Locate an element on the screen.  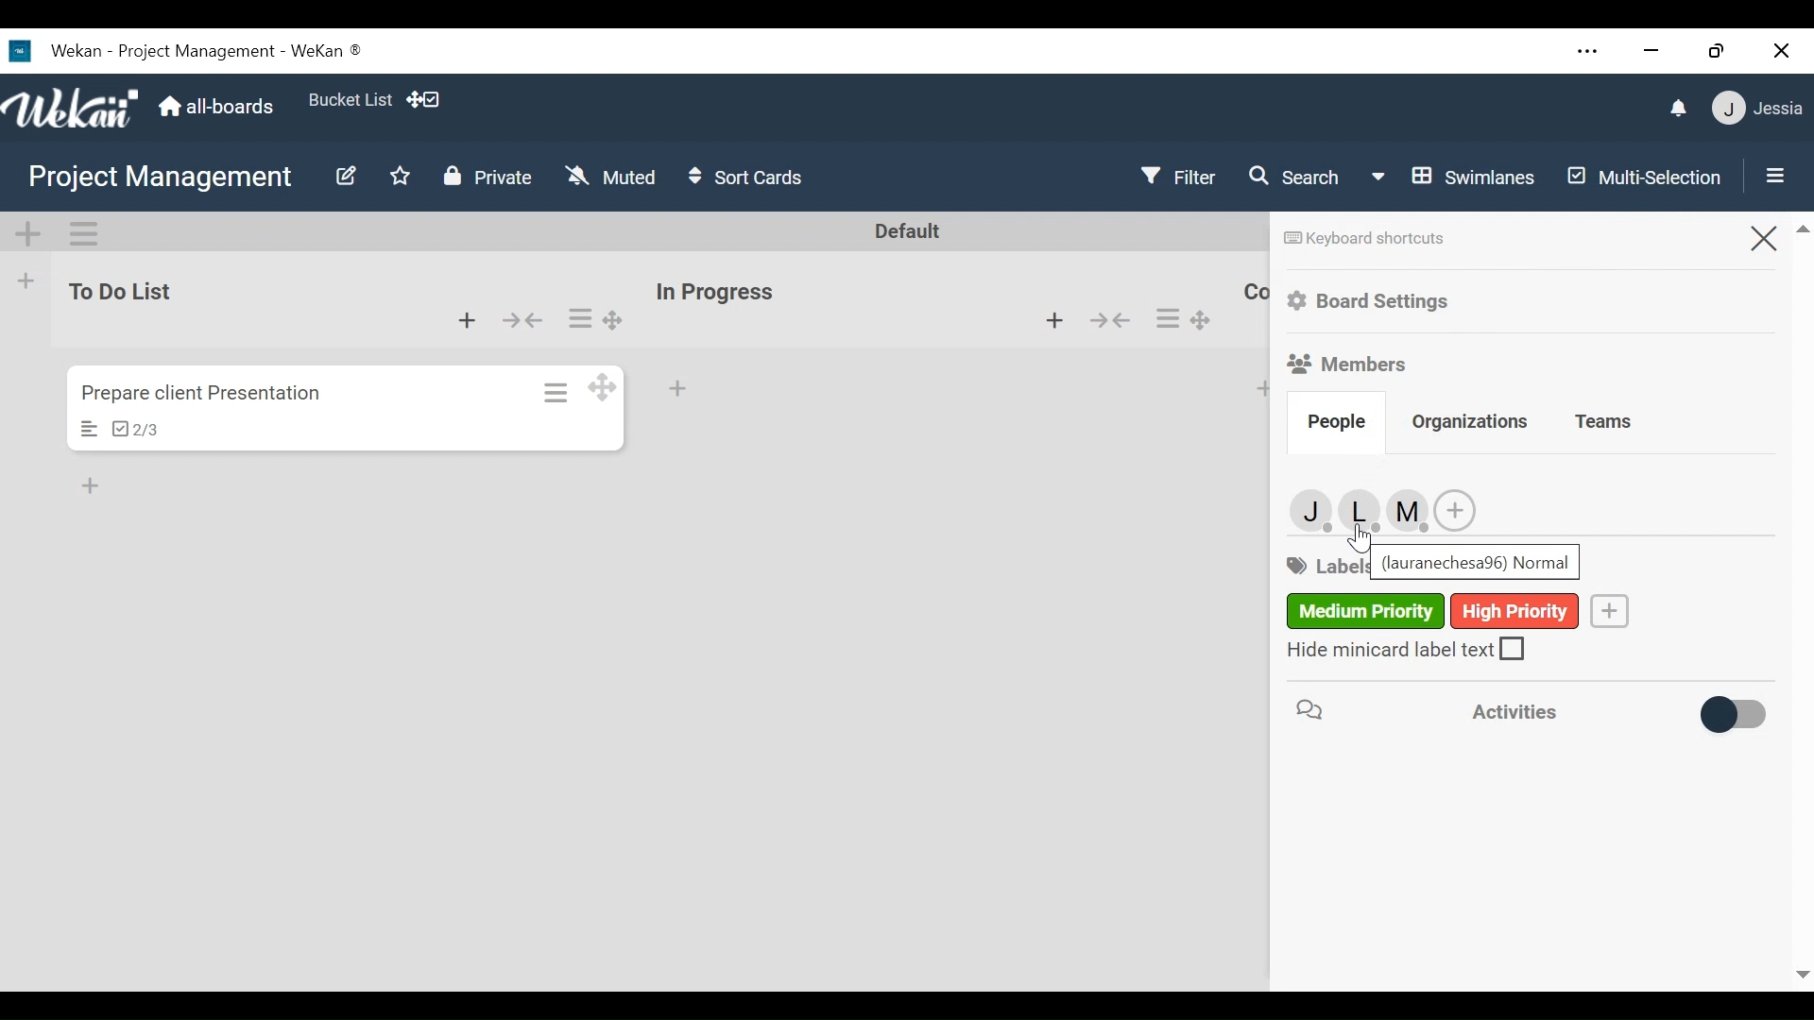
Filter is located at coordinates (1176, 178).